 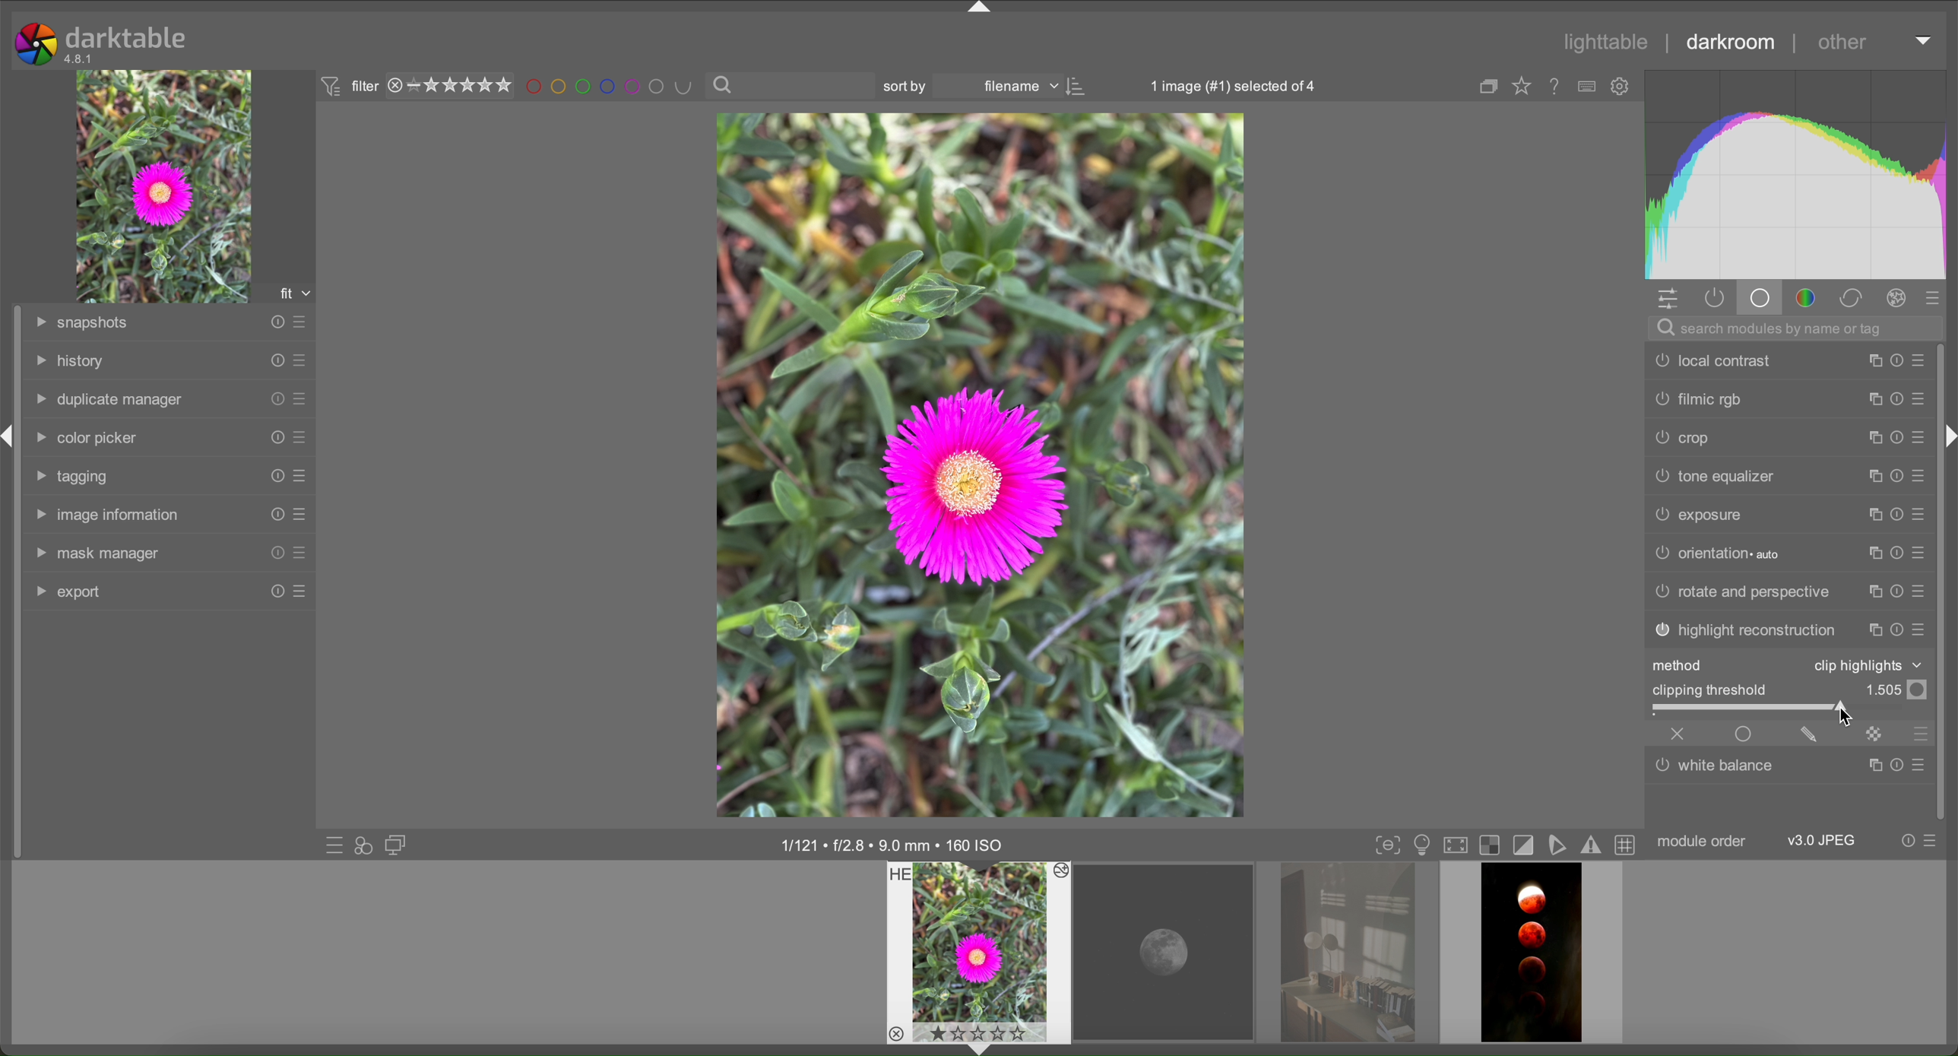 I want to click on presets, so click(x=300, y=321).